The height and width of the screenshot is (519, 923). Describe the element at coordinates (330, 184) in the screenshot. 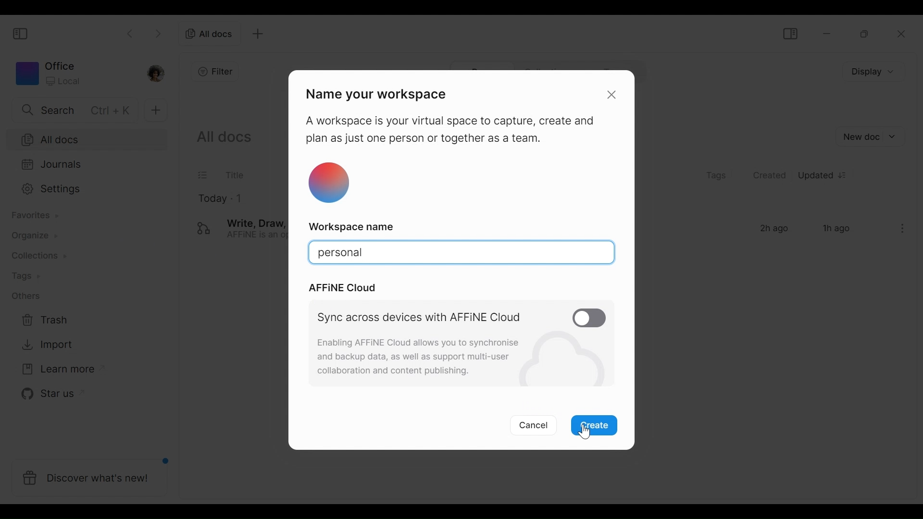

I see `icon` at that location.